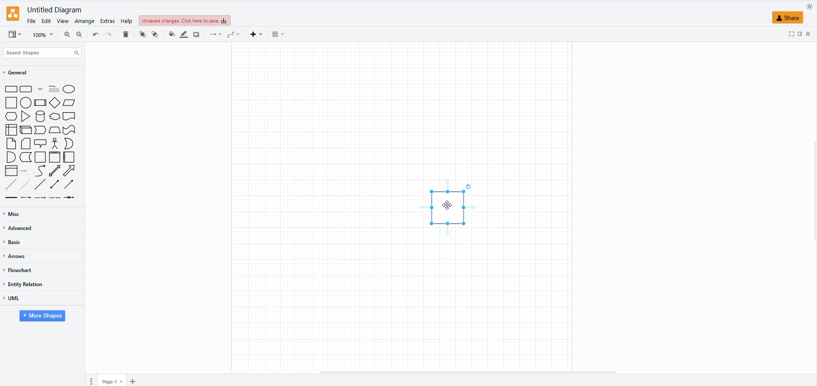  I want to click on connectors, so click(216, 34).